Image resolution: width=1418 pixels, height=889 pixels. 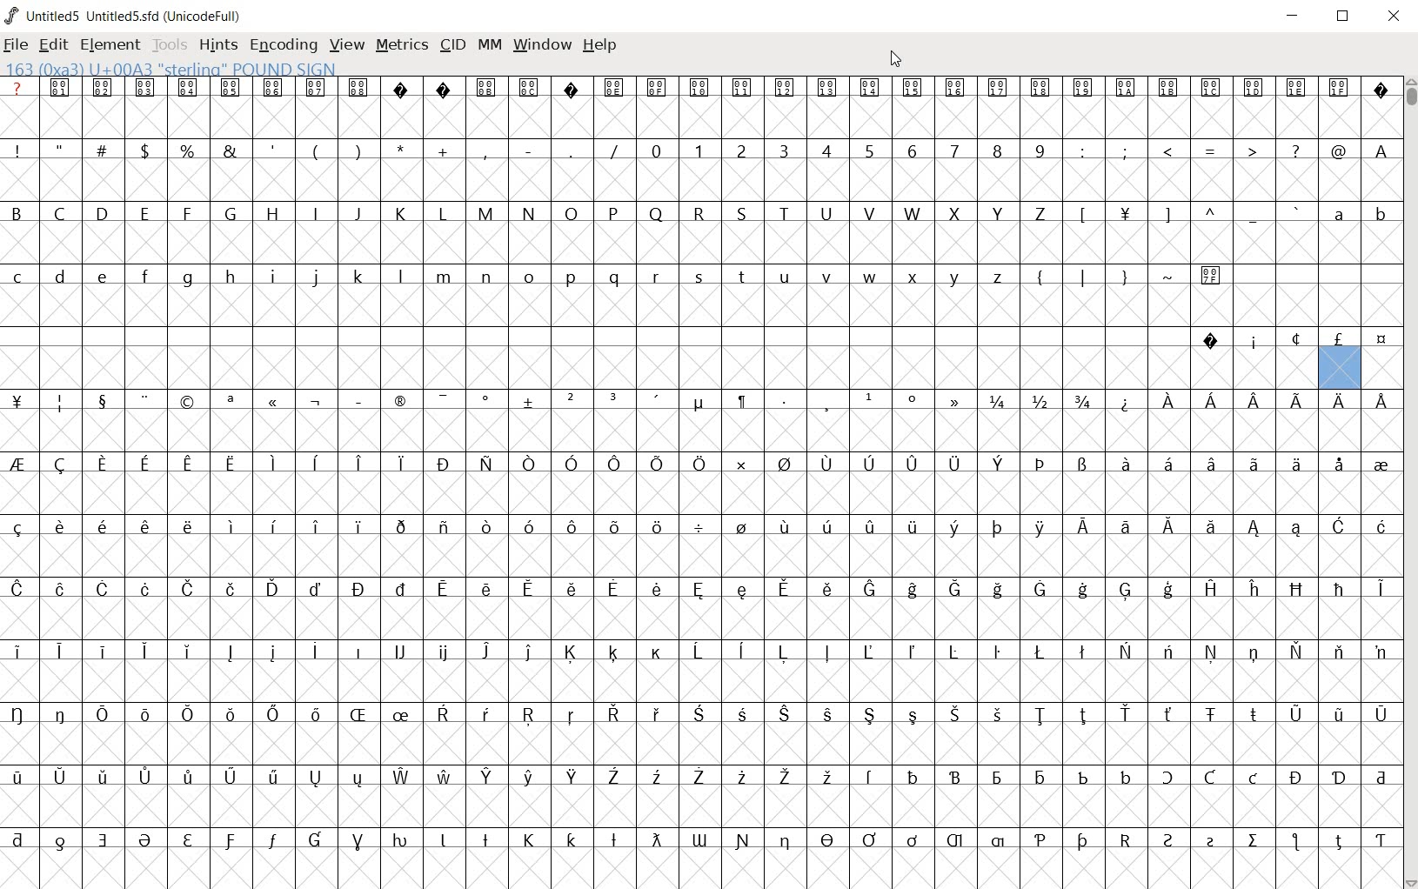 What do you see at coordinates (1126, 652) in the screenshot?
I see `Symbol` at bounding box center [1126, 652].